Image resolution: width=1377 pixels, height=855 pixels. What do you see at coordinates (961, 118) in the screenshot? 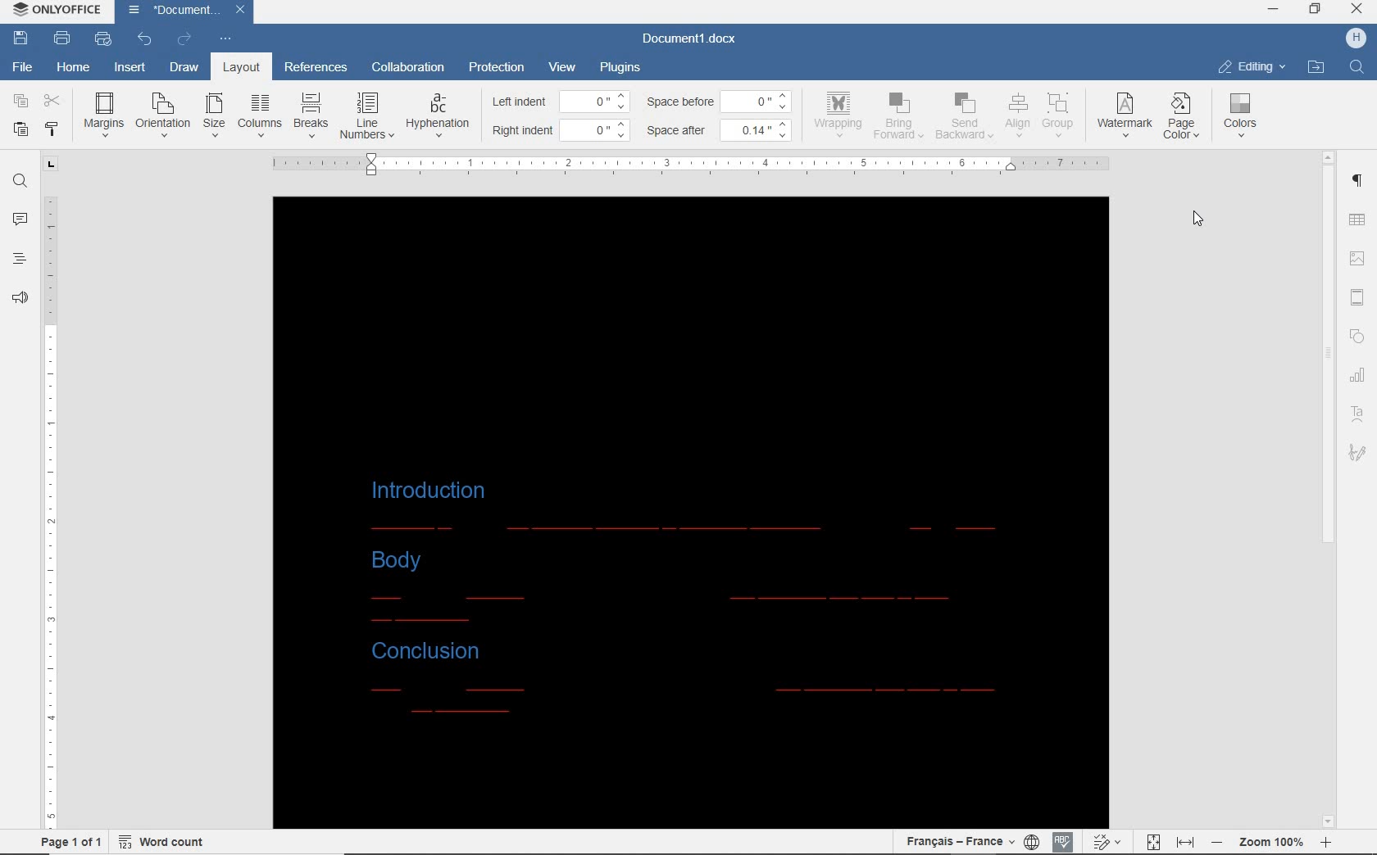
I see `send backward` at bounding box center [961, 118].